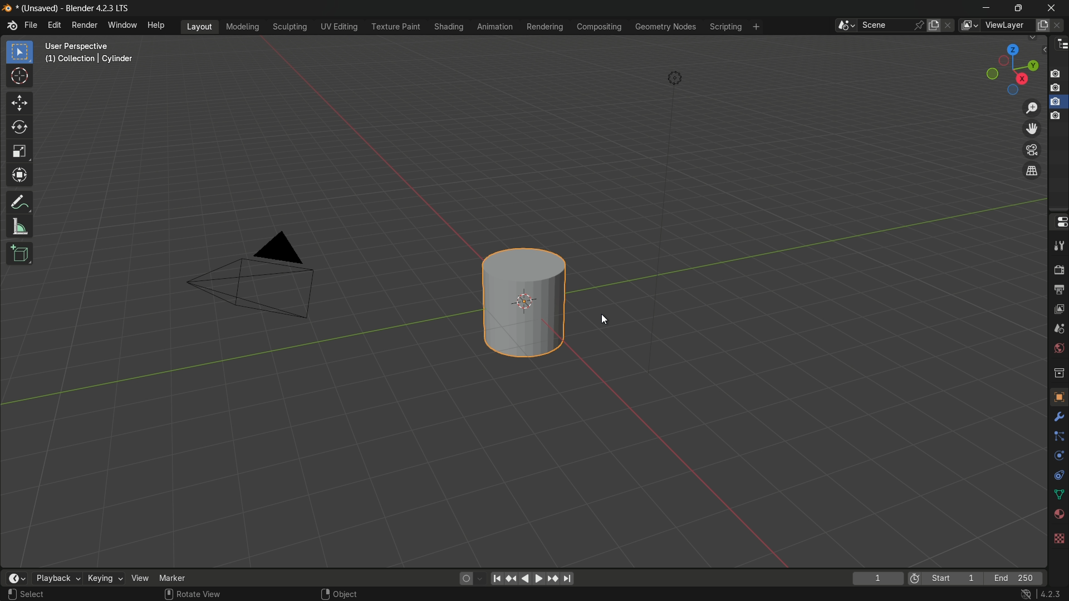 Image resolution: width=1069 pixels, height=601 pixels. Describe the element at coordinates (324, 594) in the screenshot. I see `right click` at that location.